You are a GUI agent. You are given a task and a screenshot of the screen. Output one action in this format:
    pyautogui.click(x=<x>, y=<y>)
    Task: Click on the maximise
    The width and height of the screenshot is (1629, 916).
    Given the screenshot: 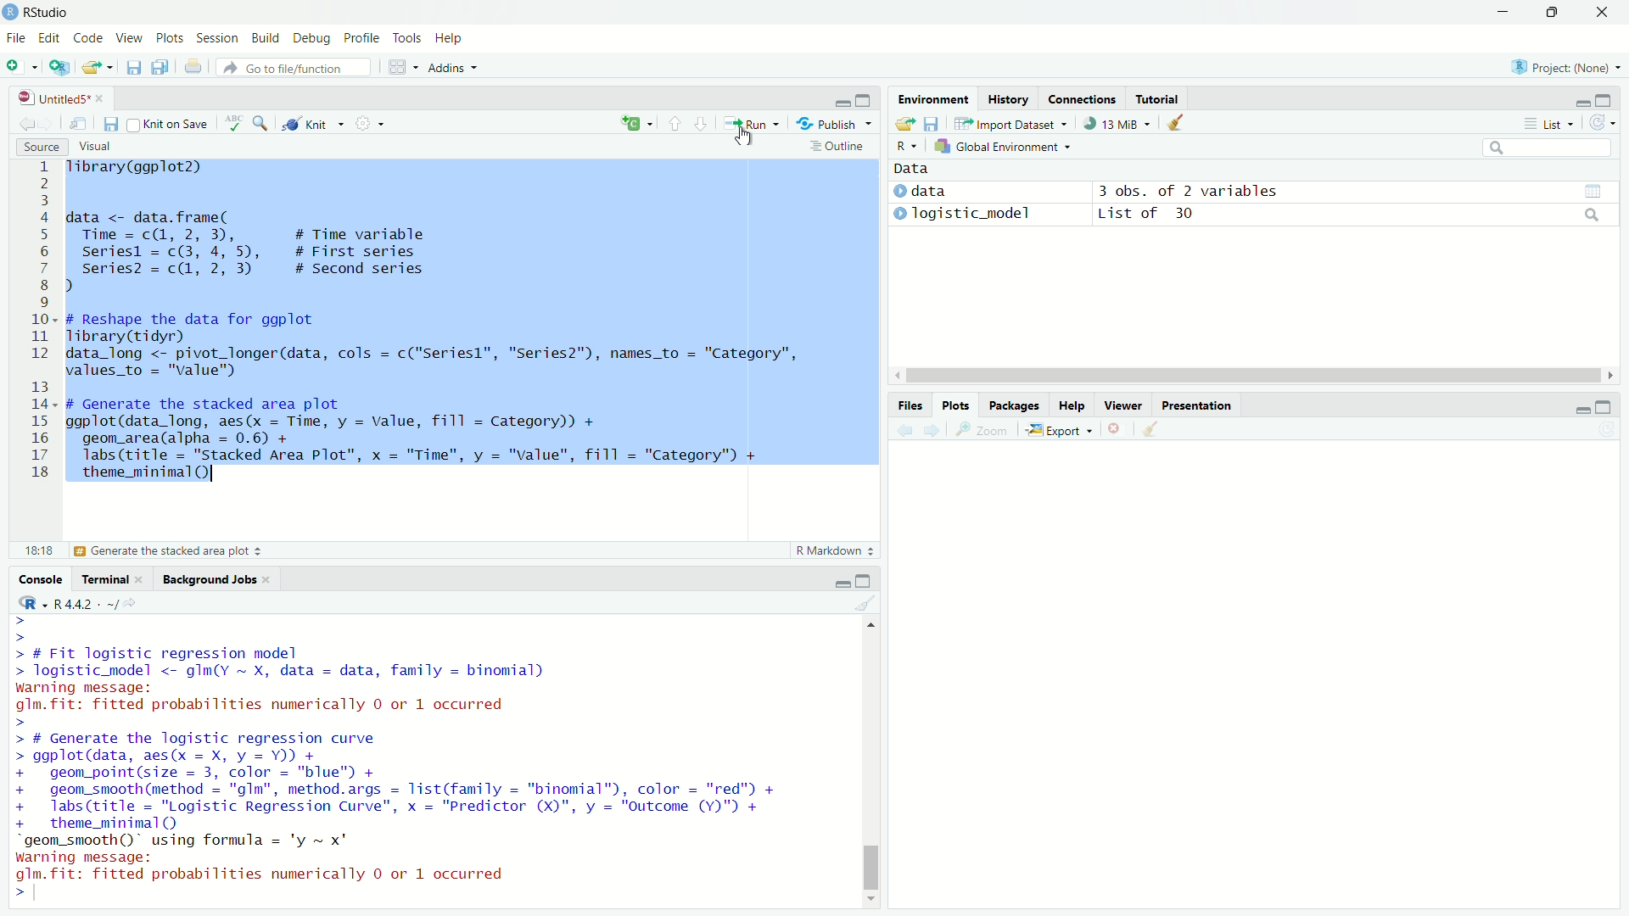 What is the action you would take?
    pyautogui.click(x=1559, y=14)
    